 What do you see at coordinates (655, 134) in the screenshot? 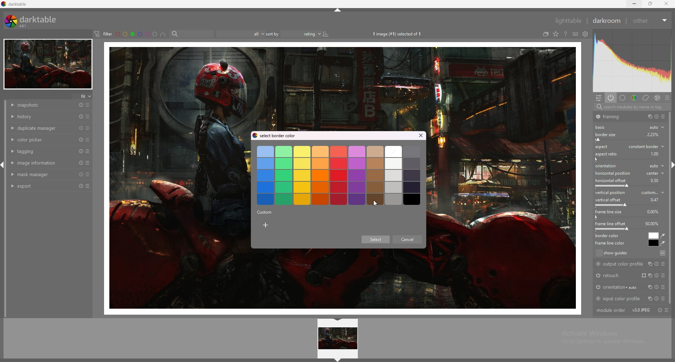
I see `` at bounding box center [655, 134].